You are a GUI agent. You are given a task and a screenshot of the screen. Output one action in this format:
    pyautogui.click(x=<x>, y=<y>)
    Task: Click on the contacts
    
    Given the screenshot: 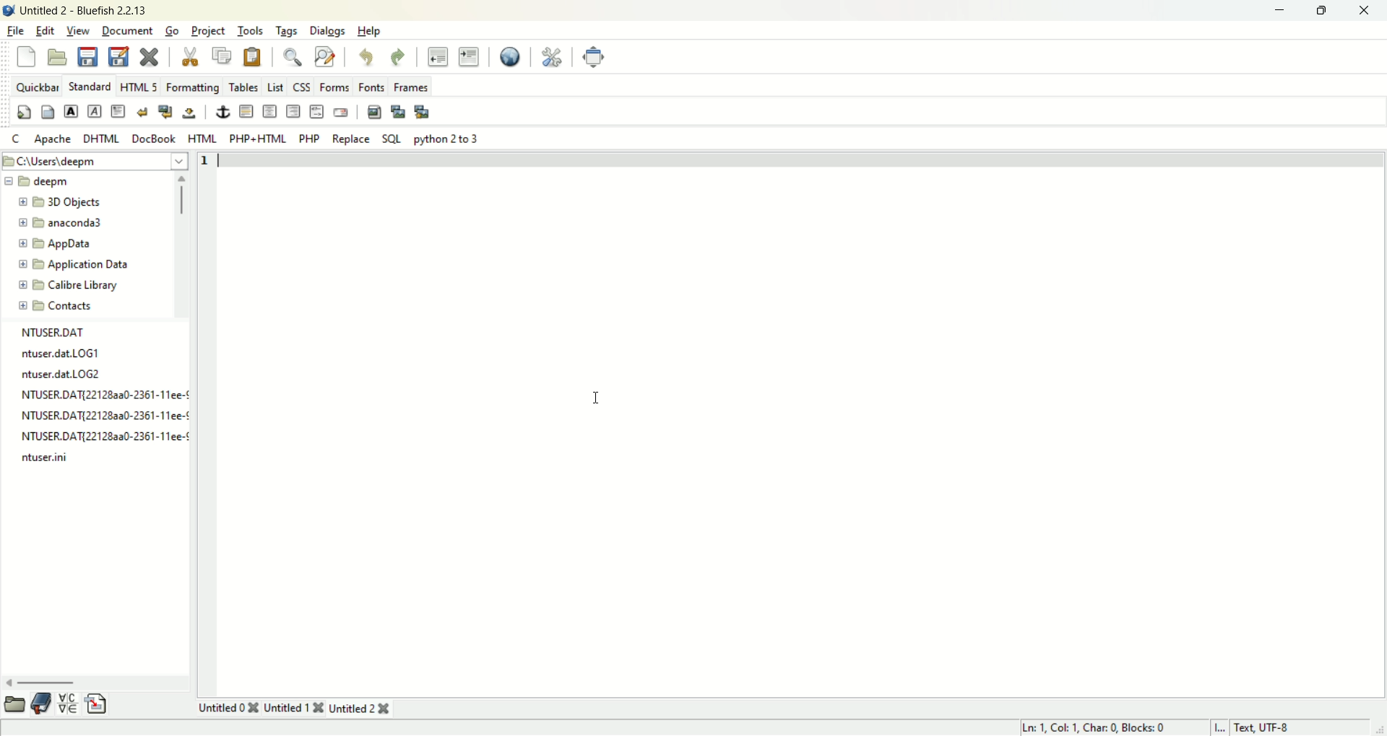 What is the action you would take?
    pyautogui.click(x=54, y=305)
    